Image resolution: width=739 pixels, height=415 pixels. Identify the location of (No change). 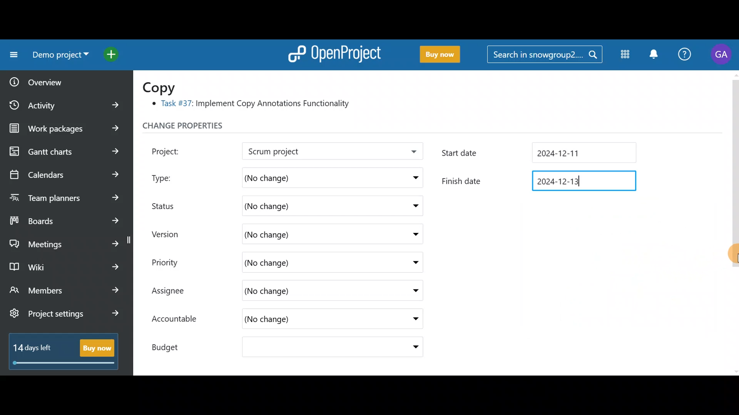
(305, 233).